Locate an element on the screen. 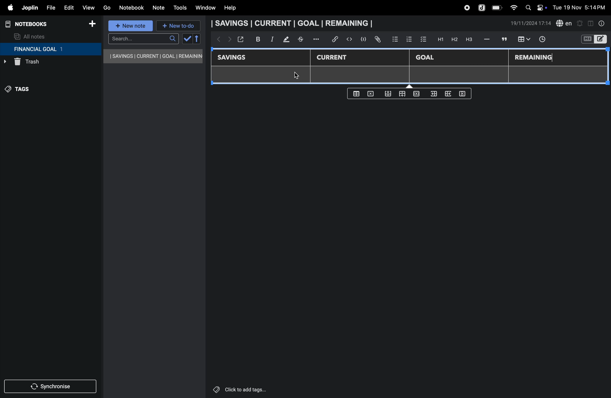 This screenshot has width=611, height=398. comment is located at coordinates (503, 39).